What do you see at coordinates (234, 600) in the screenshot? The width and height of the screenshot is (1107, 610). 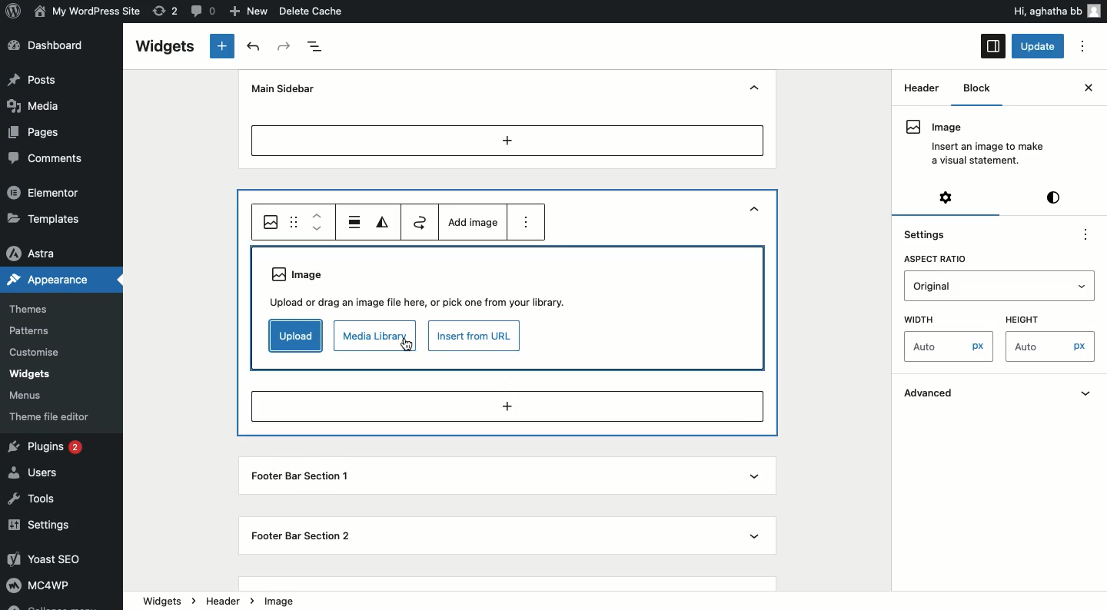 I see `Header` at bounding box center [234, 600].